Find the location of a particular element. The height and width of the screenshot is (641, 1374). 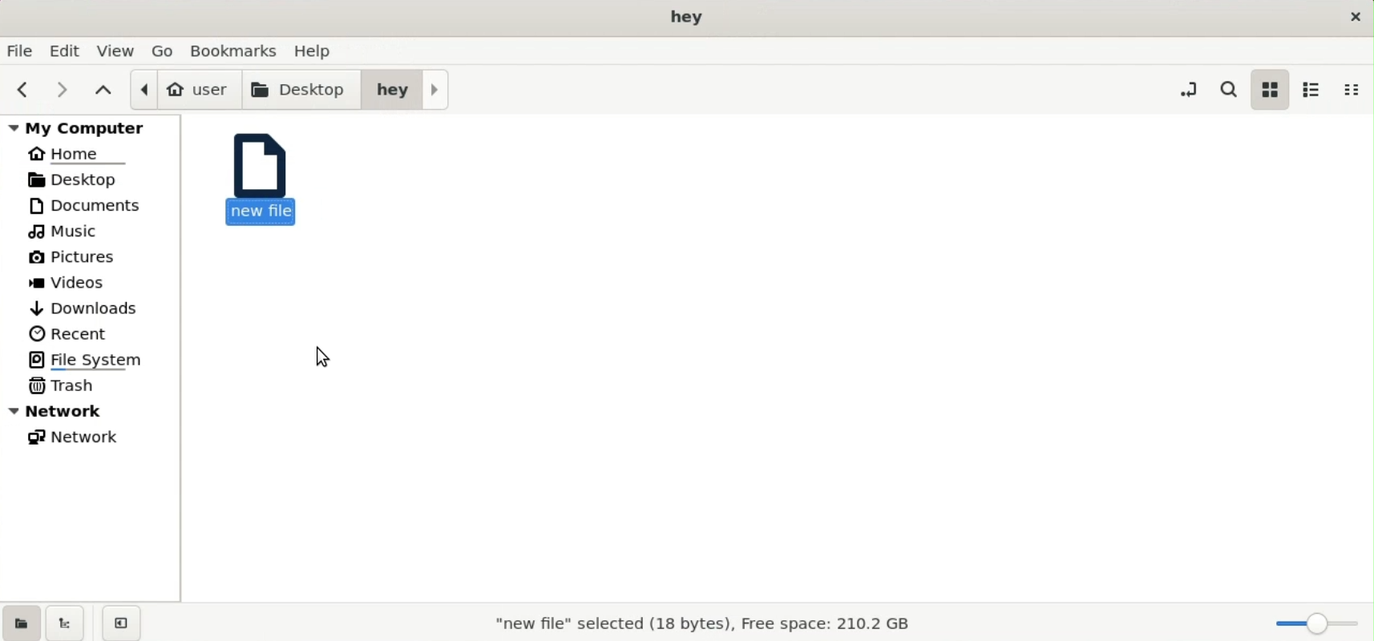

cursor is located at coordinates (321, 355).